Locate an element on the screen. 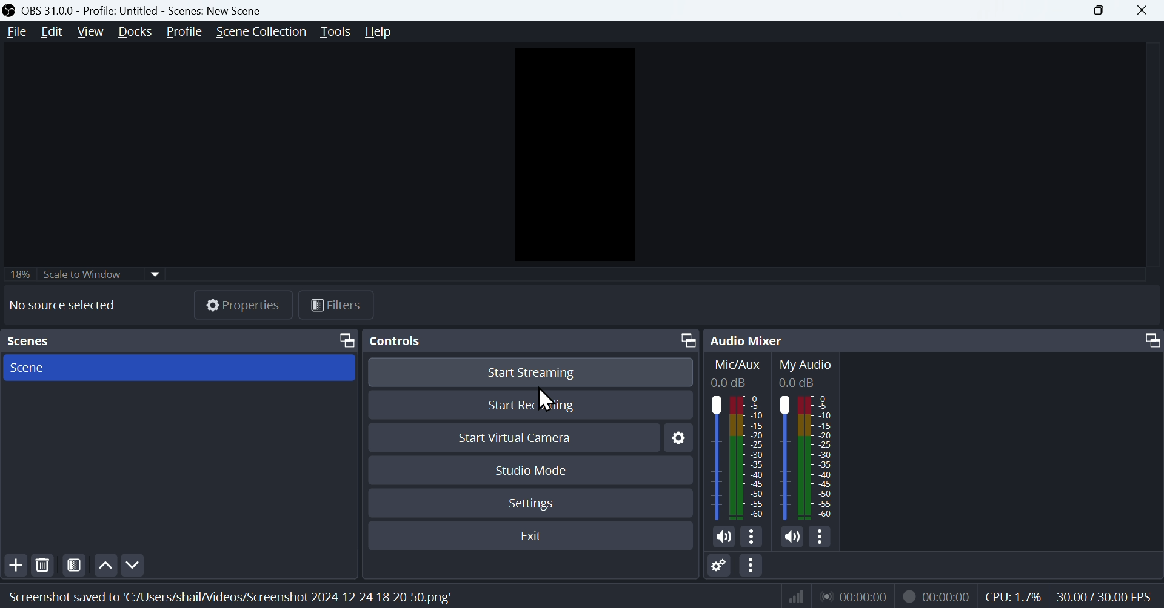 This screenshot has height=608, width=1164. 18% is located at coordinates (19, 273).